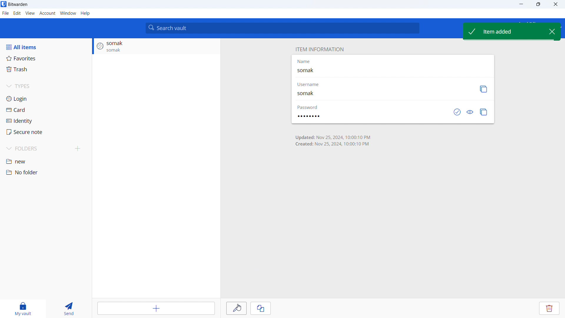 The height and width of the screenshot is (318, 565). Describe the element at coordinates (456, 113) in the screenshot. I see `check if password has been exposed` at that location.